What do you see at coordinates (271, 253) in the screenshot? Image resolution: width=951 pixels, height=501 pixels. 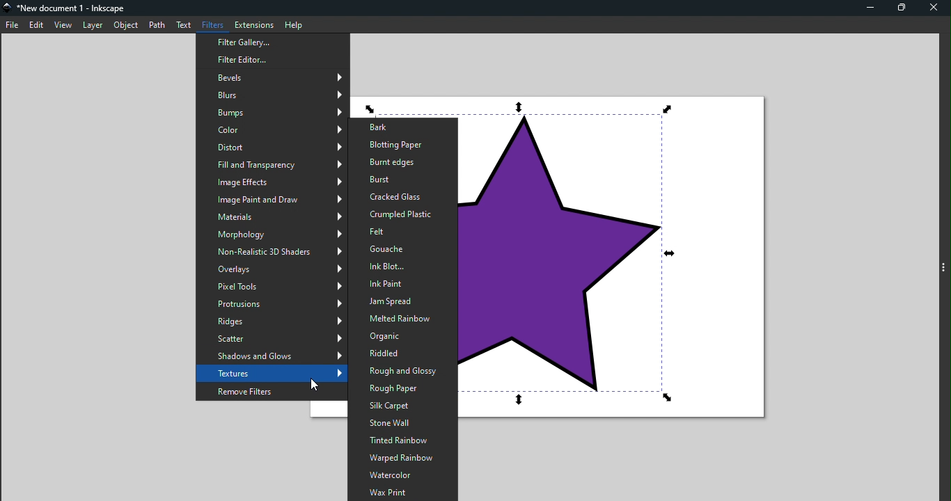 I see `Non-realistic 3D shades` at bounding box center [271, 253].